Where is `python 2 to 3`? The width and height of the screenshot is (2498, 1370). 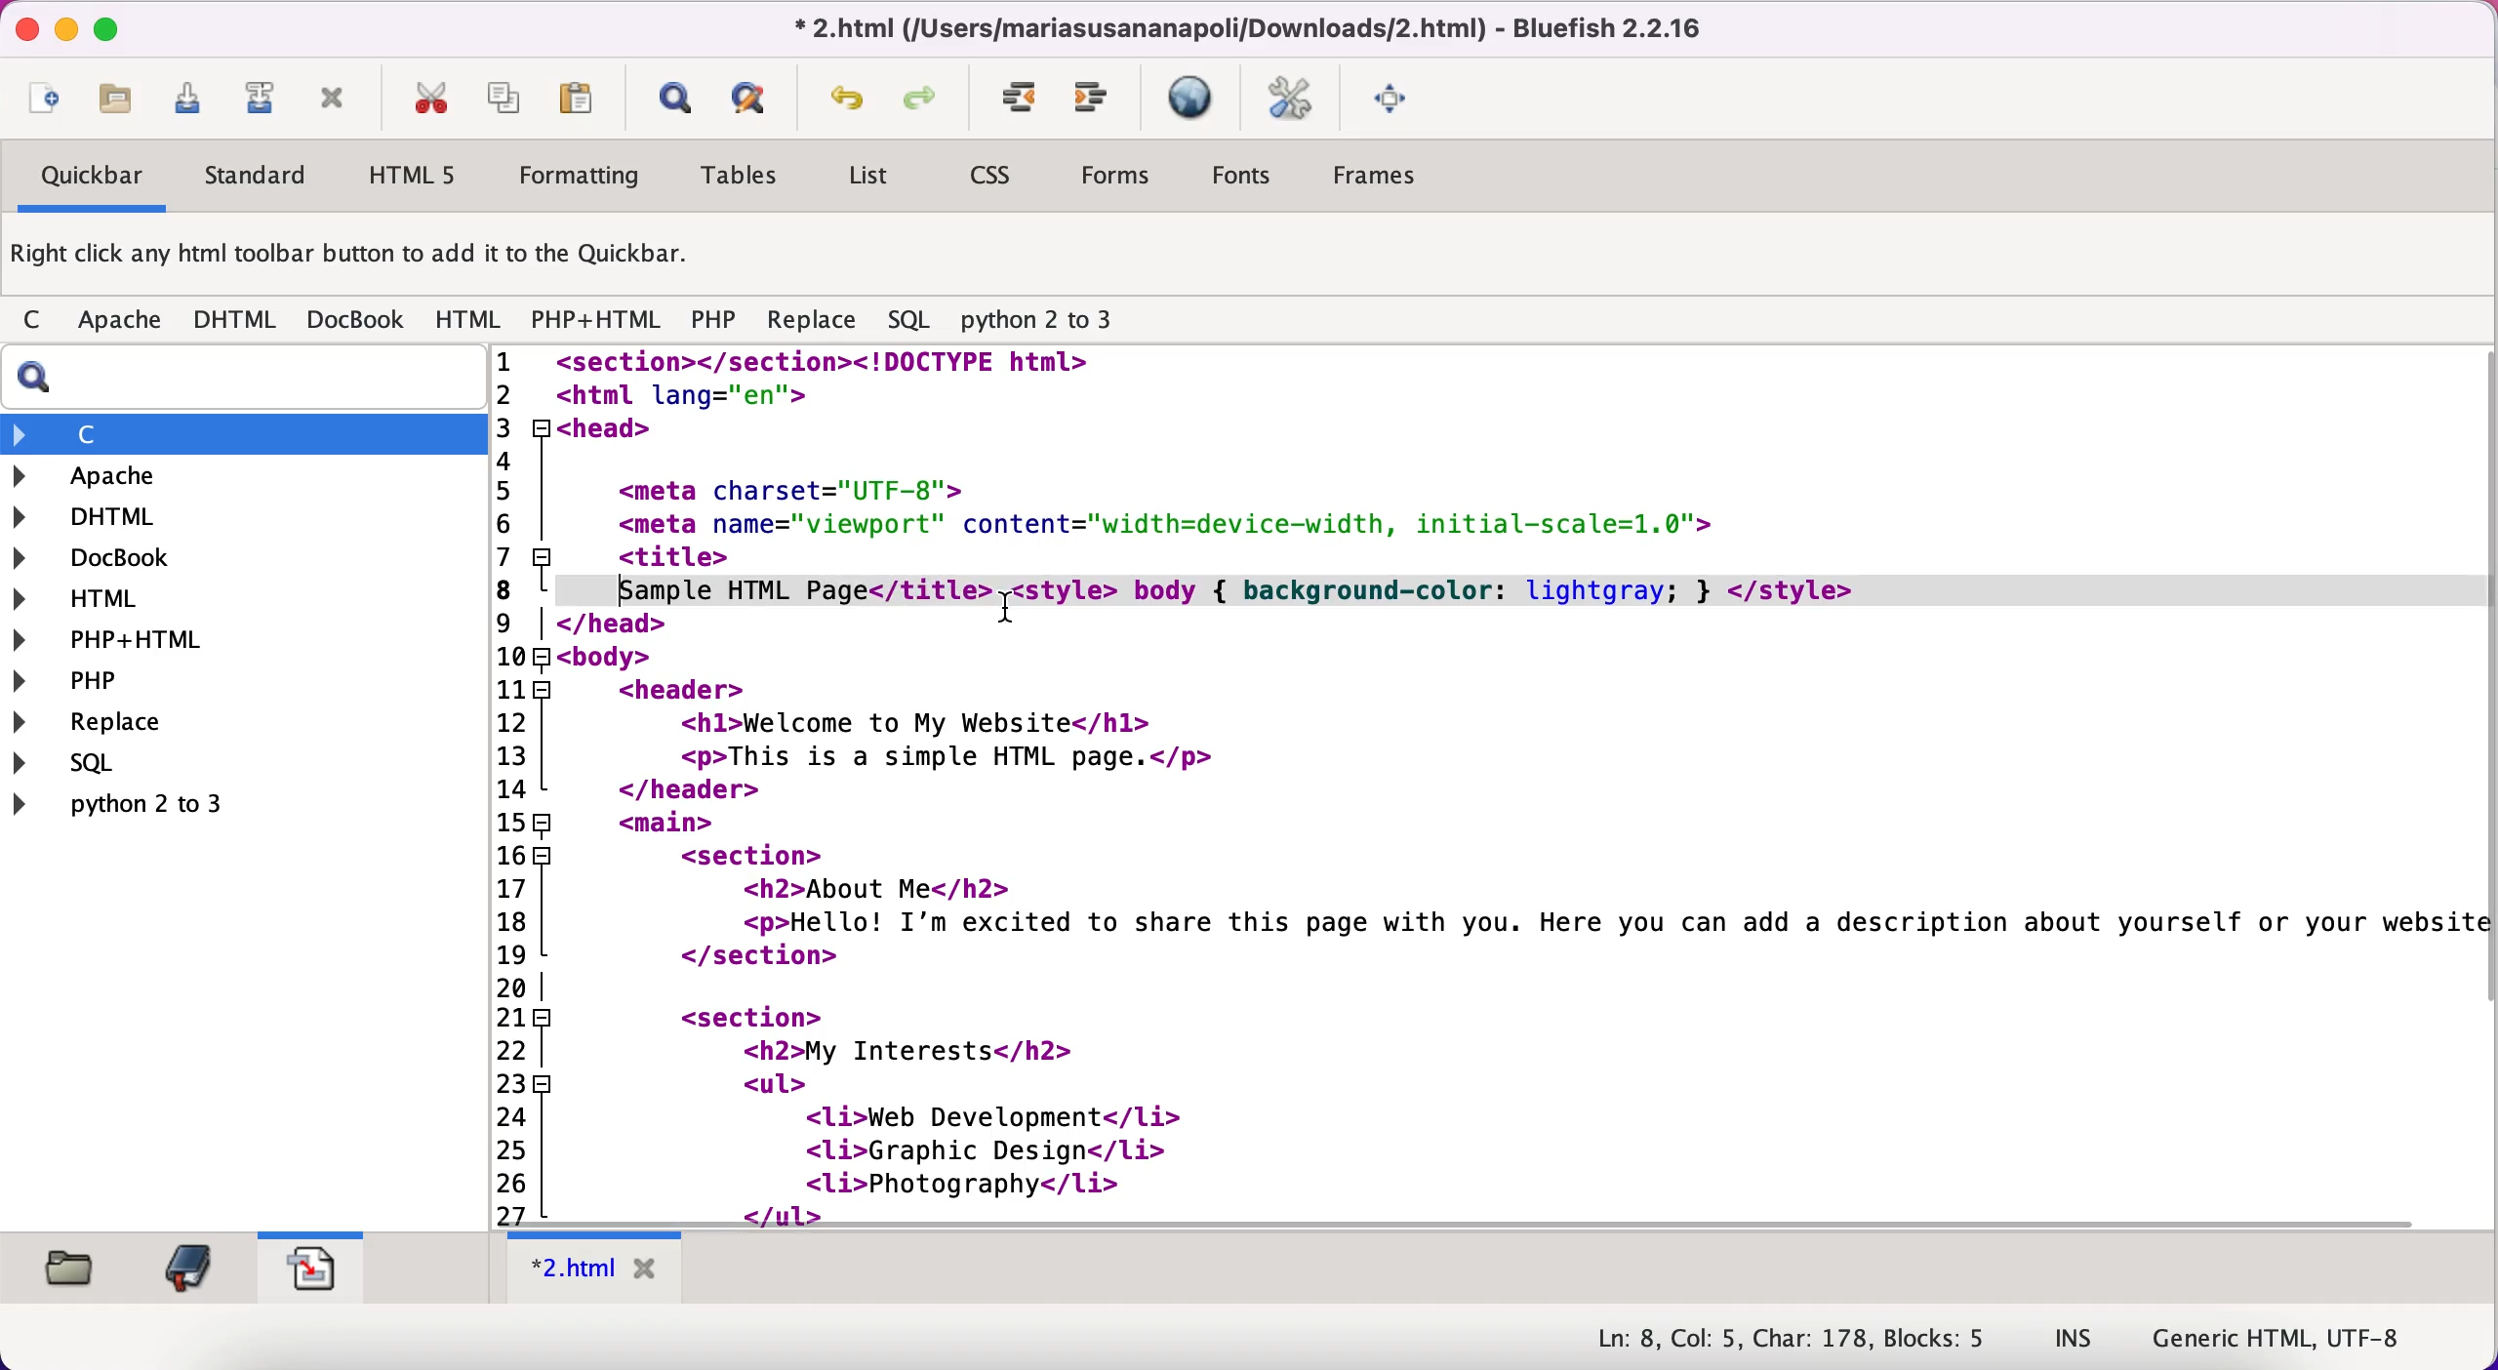 python 2 to 3 is located at coordinates (142, 803).